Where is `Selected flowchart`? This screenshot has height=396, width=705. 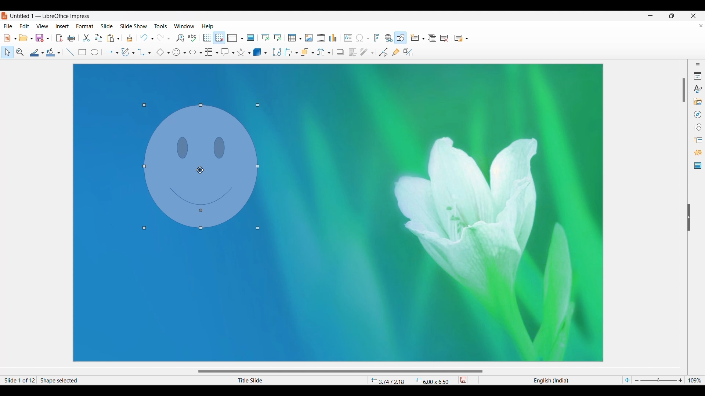 Selected flowchart is located at coordinates (209, 52).